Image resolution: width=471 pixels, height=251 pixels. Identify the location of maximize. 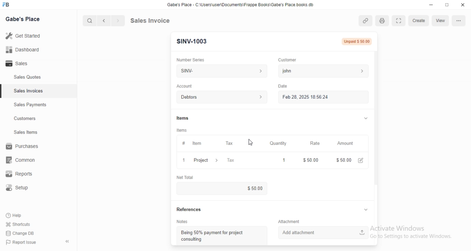
(447, 6).